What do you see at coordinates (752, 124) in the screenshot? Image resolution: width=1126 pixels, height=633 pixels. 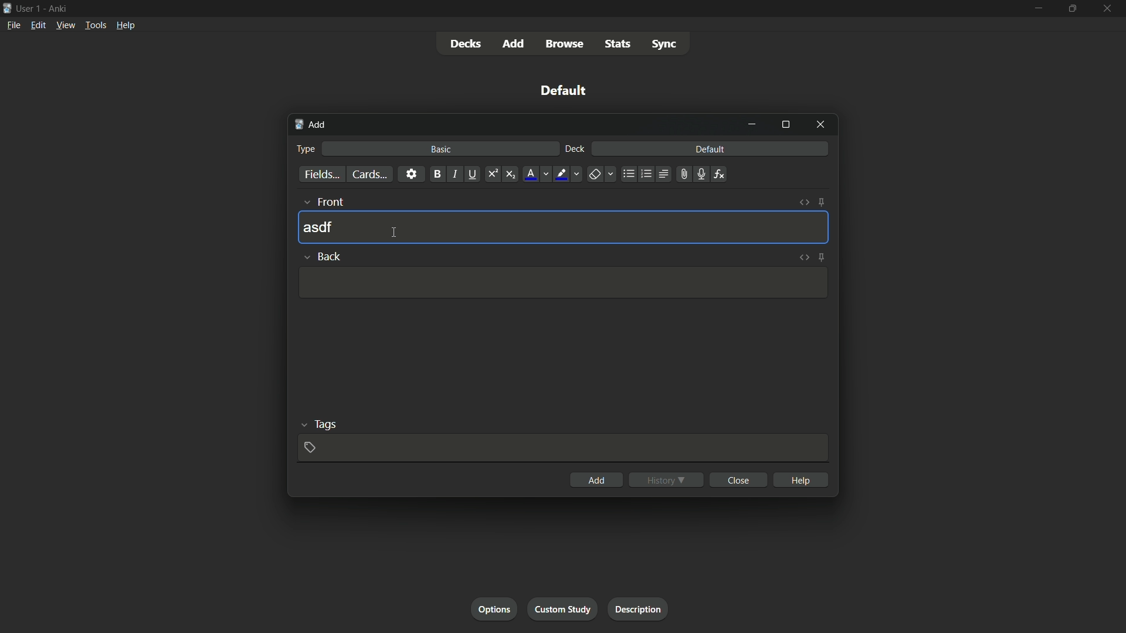 I see `minimize` at bounding box center [752, 124].